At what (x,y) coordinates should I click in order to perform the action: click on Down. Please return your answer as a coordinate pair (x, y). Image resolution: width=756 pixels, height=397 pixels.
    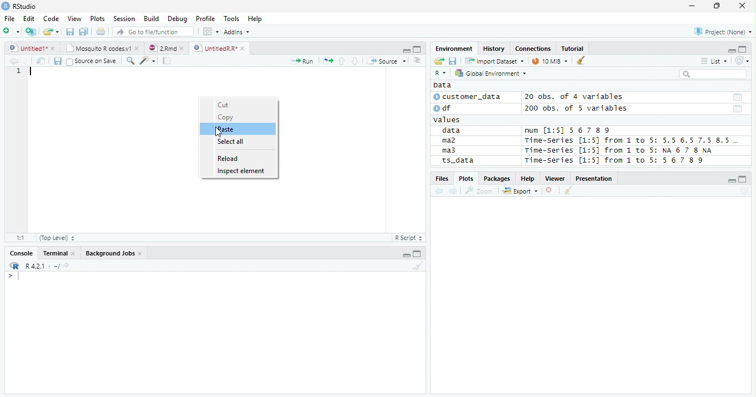
    Looking at the image, I should click on (355, 61).